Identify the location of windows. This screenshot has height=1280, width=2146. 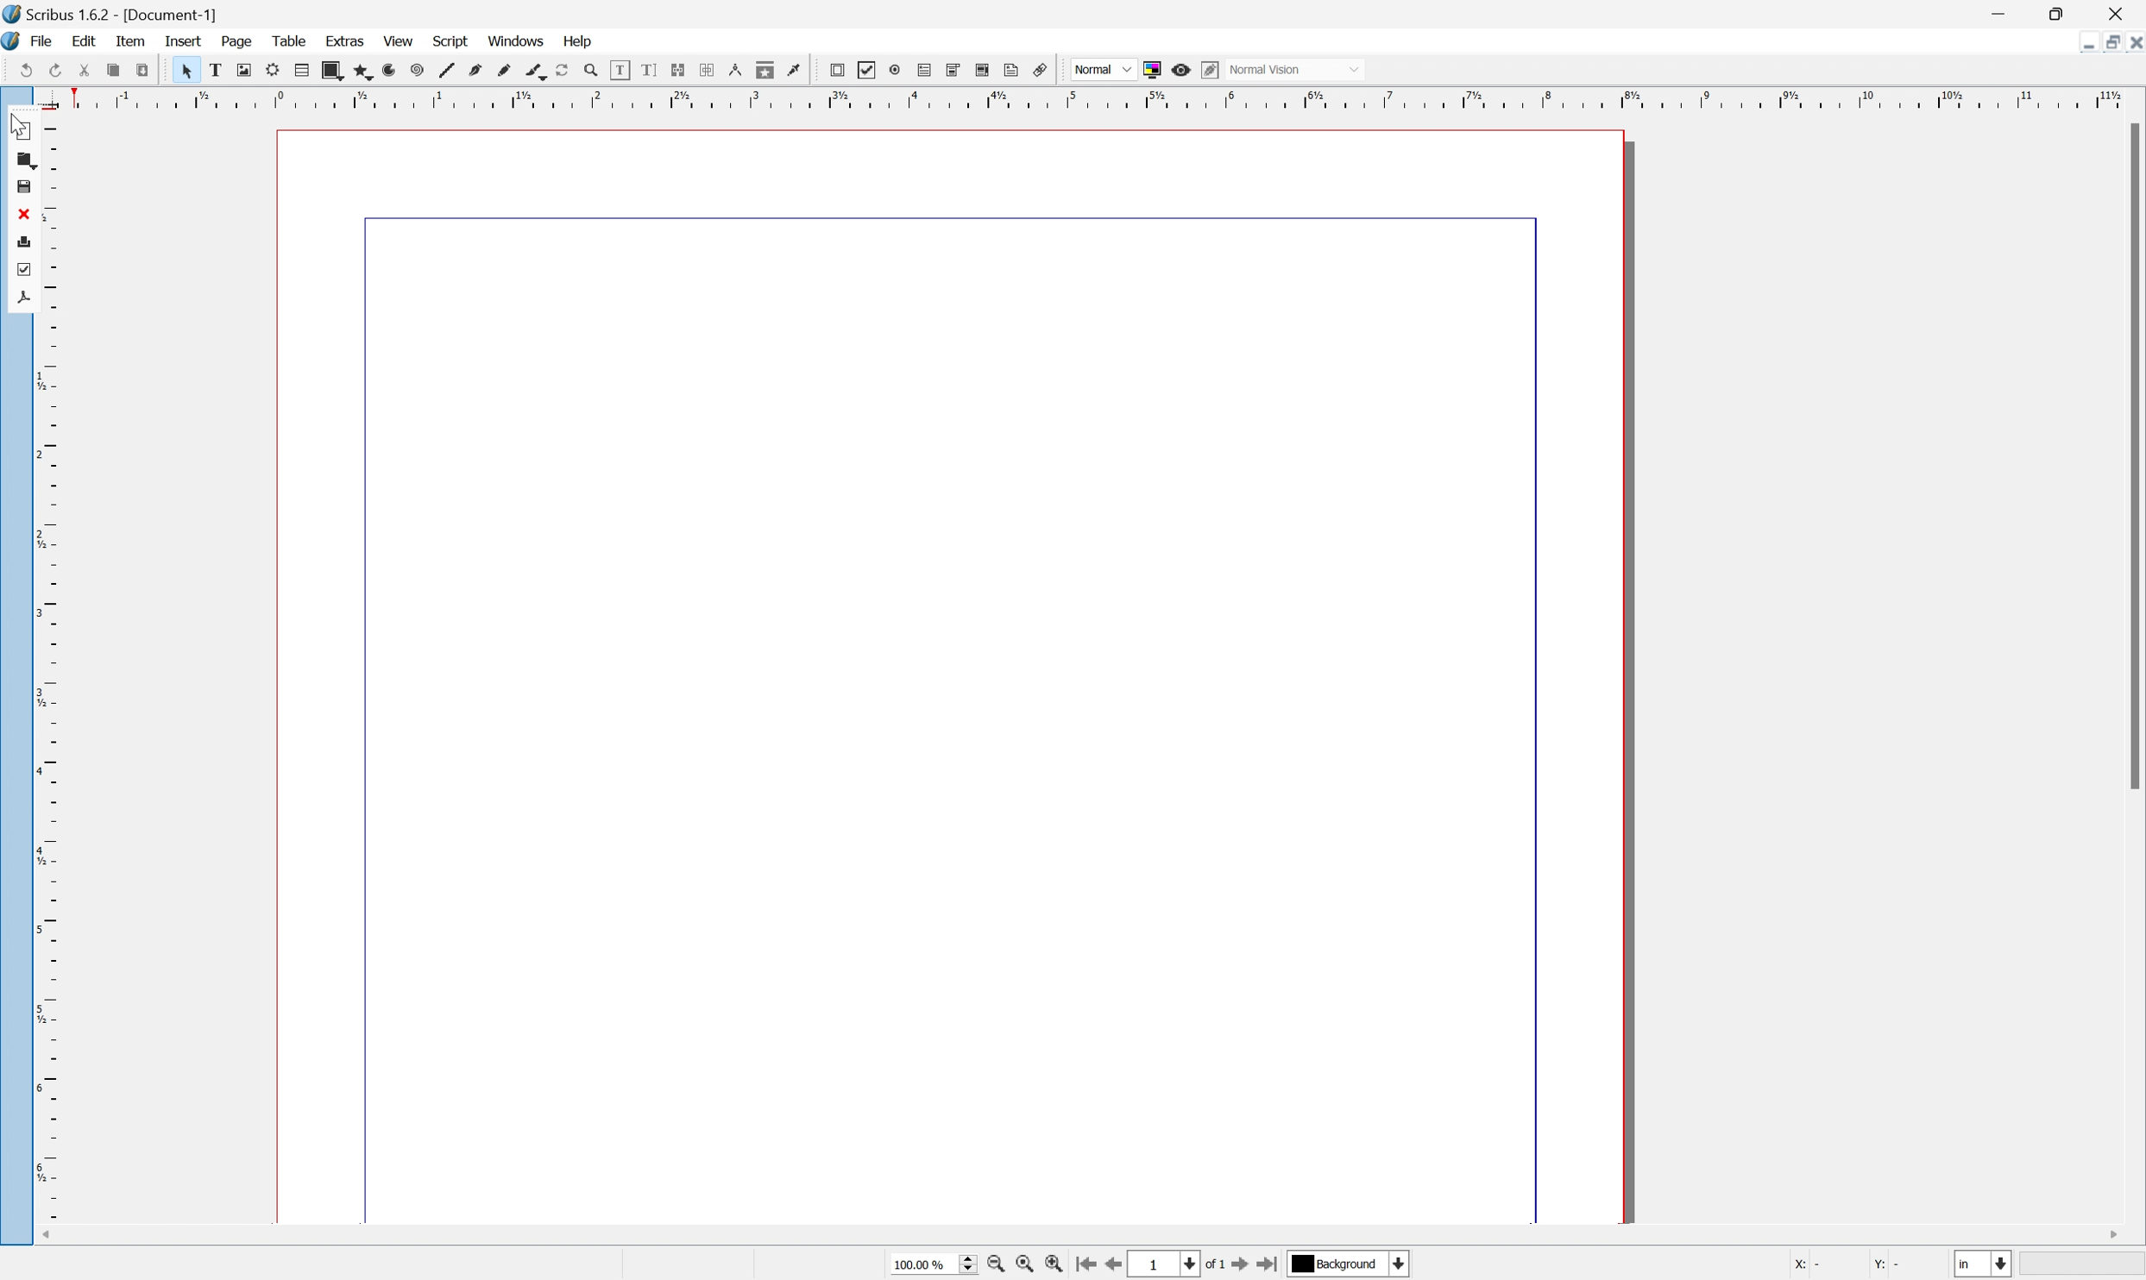
(518, 42).